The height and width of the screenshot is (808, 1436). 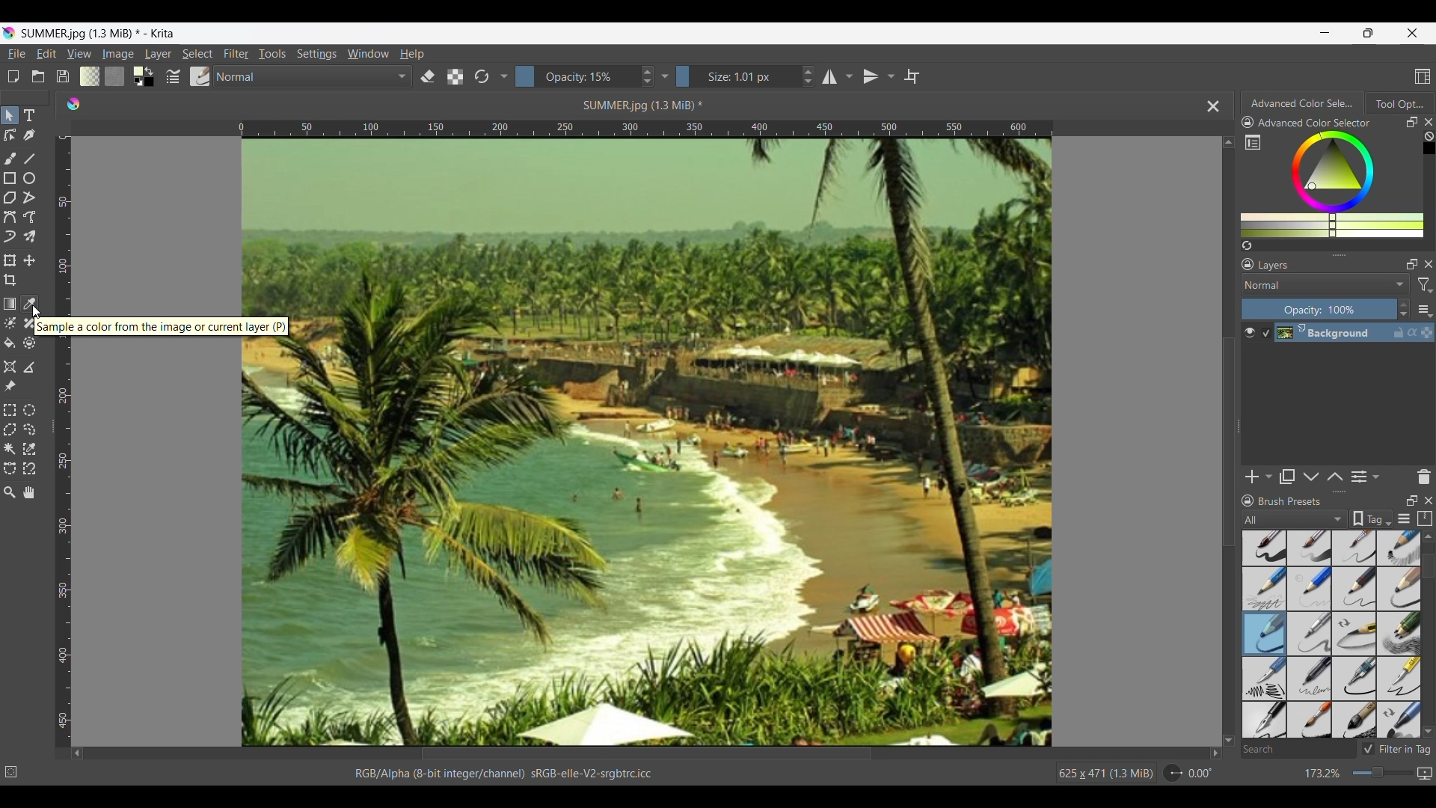 What do you see at coordinates (236, 53) in the screenshot?
I see `Filter menu` at bounding box center [236, 53].